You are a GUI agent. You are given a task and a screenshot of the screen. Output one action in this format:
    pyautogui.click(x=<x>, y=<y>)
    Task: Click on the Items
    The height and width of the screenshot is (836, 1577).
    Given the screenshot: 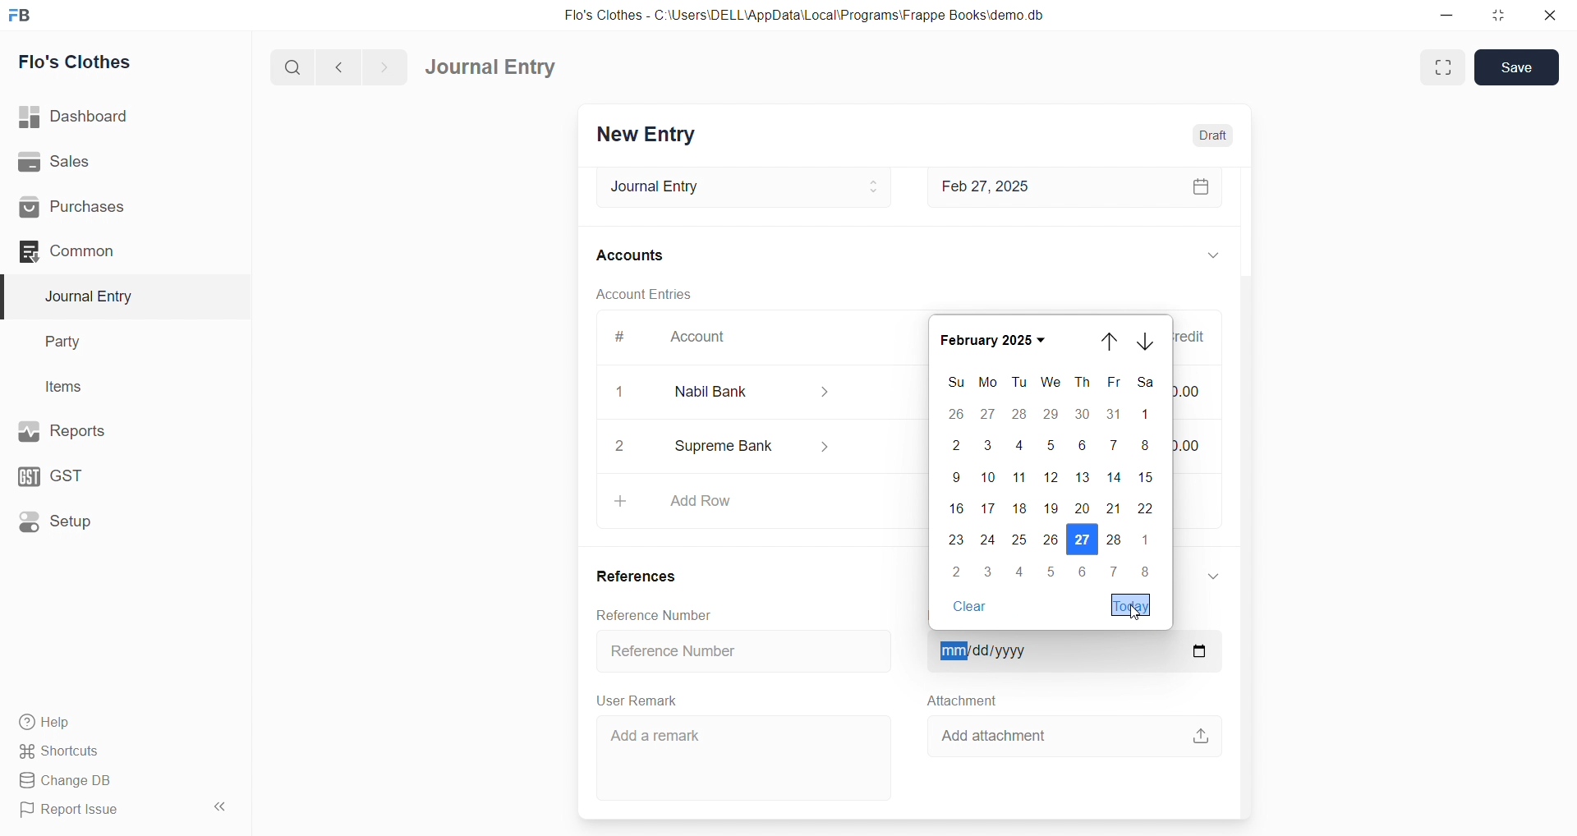 What is the action you would take?
    pyautogui.click(x=70, y=386)
    